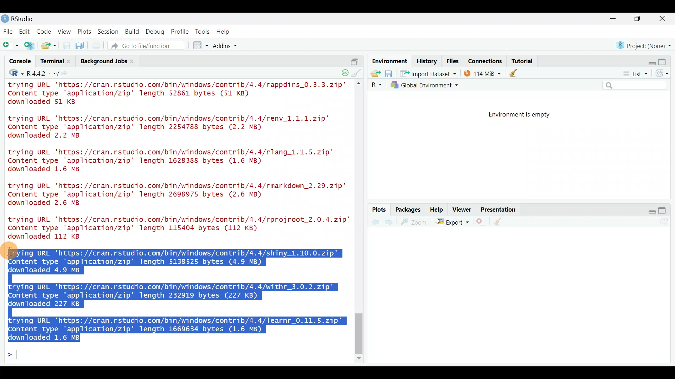 The width and height of the screenshot is (675, 379). What do you see at coordinates (201, 46) in the screenshot?
I see `Workspace panes` at bounding box center [201, 46].